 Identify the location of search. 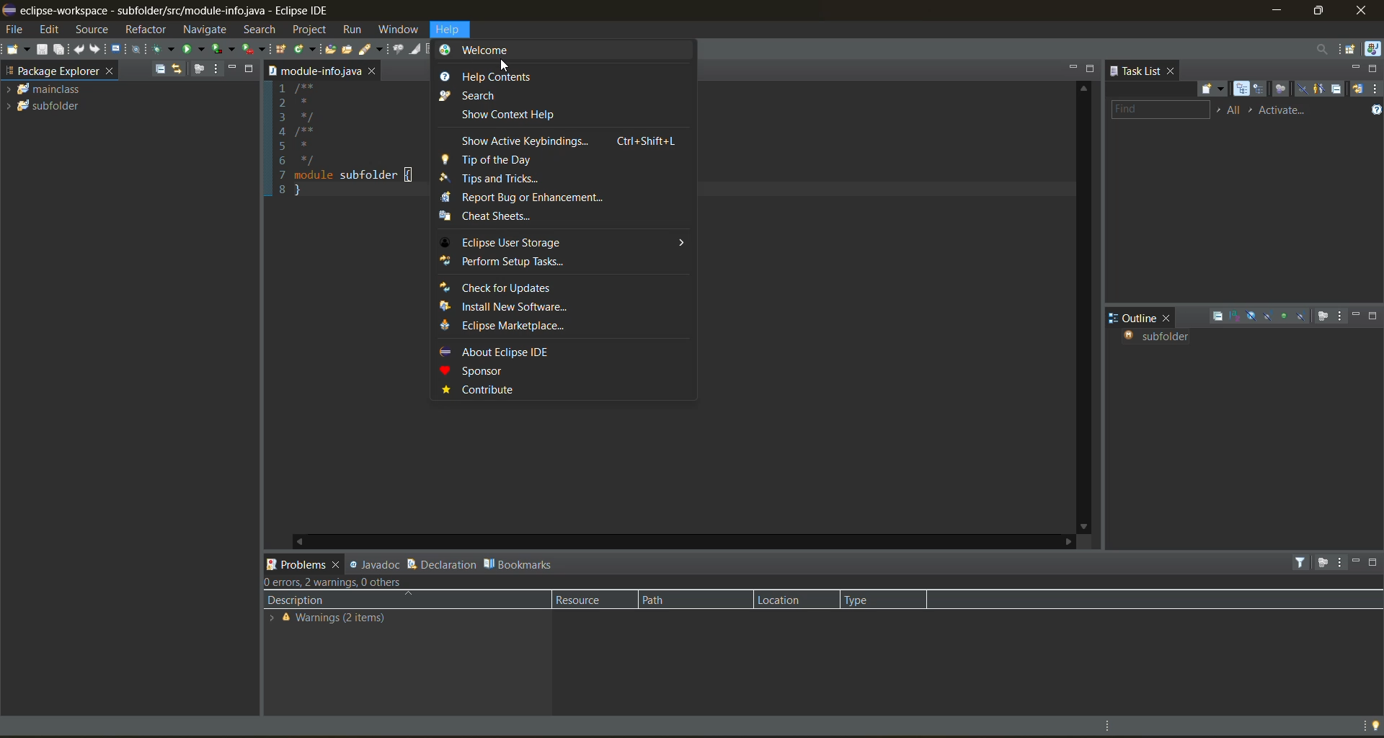
(479, 95).